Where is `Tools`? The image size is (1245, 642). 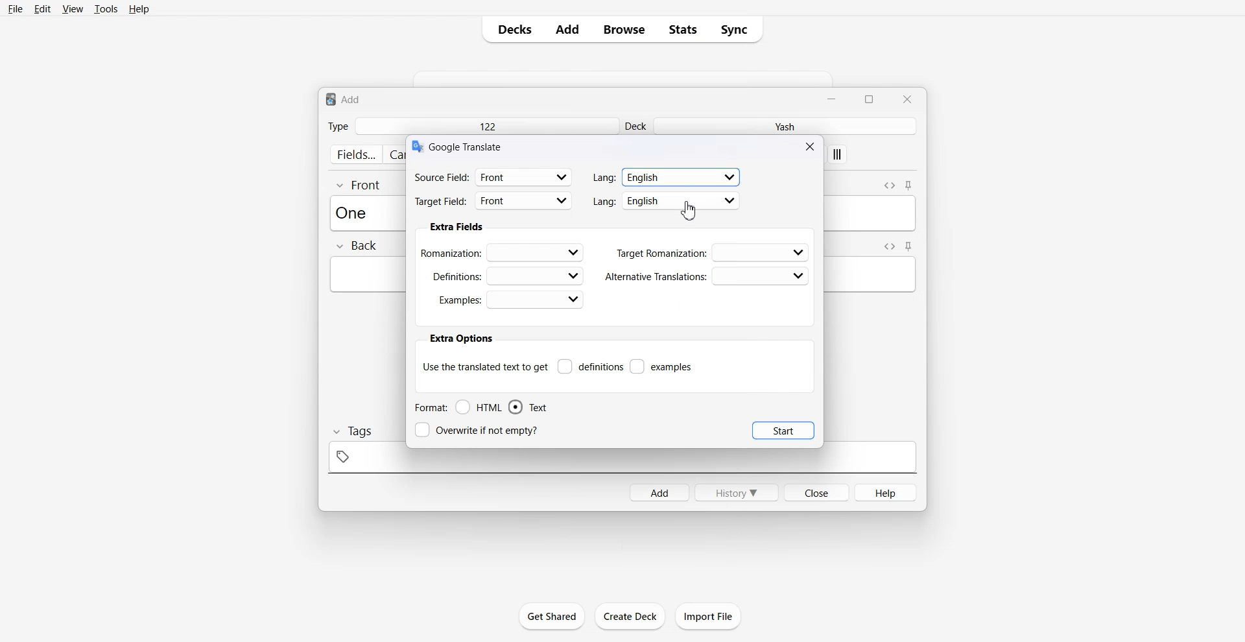 Tools is located at coordinates (106, 8).